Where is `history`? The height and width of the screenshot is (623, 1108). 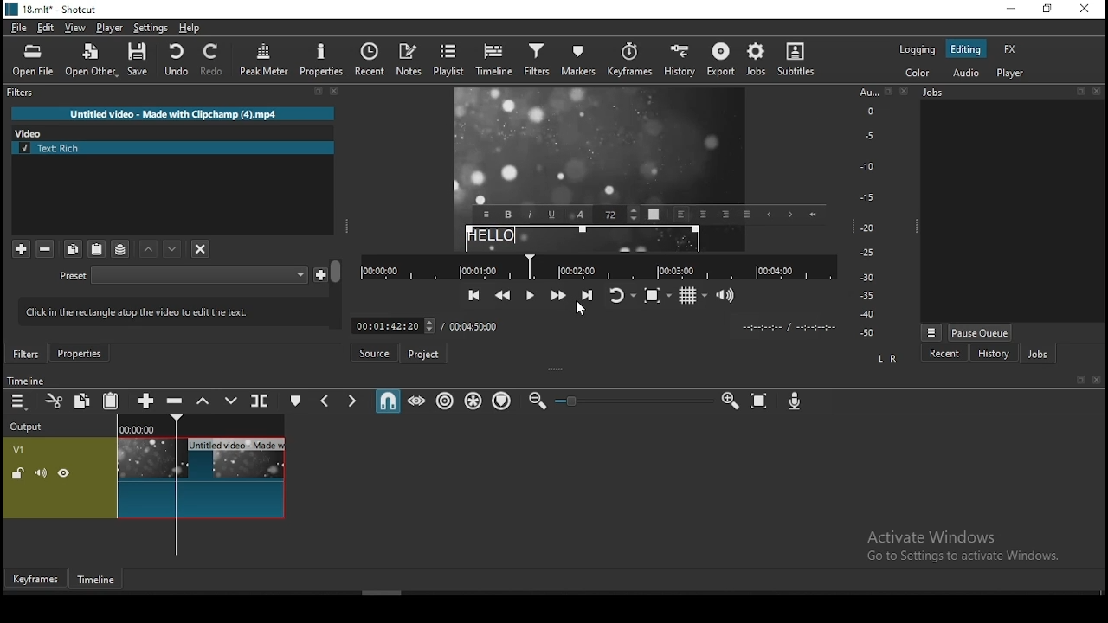 history is located at coordinates (993, 353).